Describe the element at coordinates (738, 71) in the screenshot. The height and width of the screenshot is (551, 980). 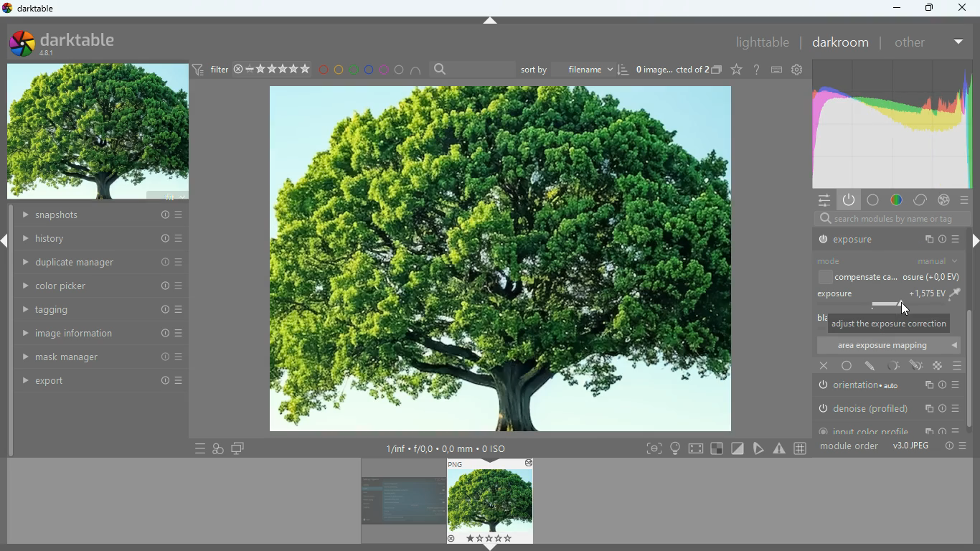
I see `favourite` at that location.